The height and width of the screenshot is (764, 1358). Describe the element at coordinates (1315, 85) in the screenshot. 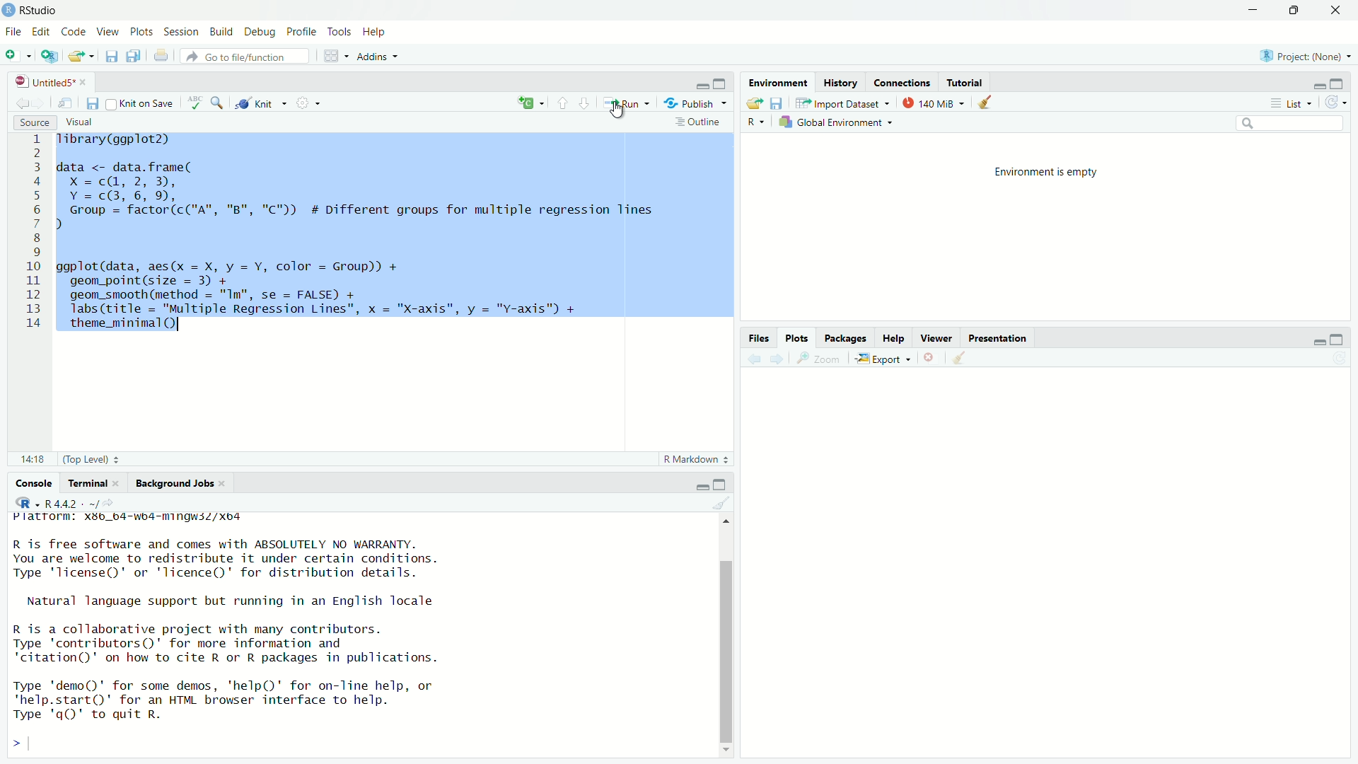

I see `minimise` at that location.